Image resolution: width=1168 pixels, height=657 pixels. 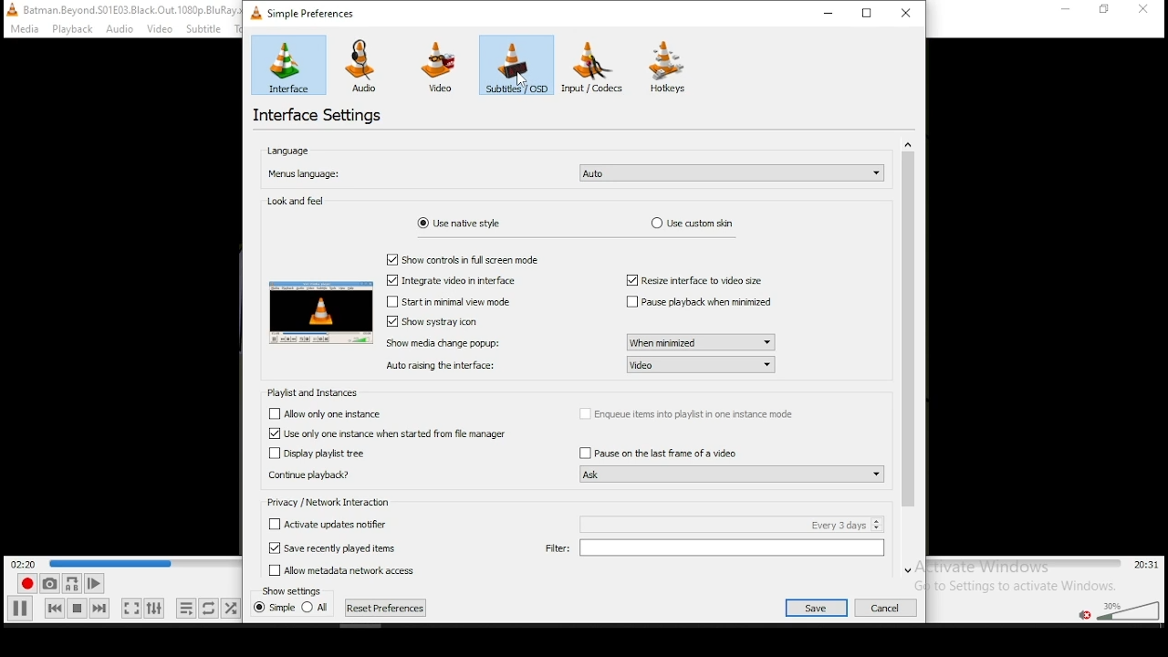 What do you see at coordinates (909, 12) in the screenshot?
I see `close window` at bounding box center [909, 12].